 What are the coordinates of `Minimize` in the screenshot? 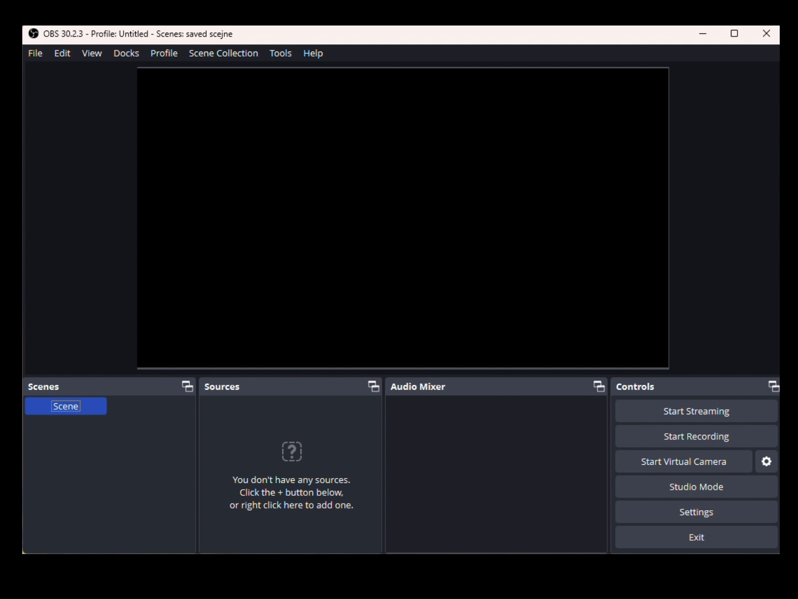 It's located at (705, 34).